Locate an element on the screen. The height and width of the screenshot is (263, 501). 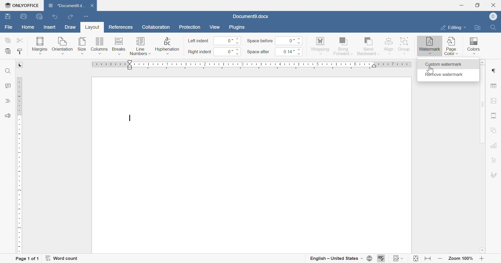
close is located at coordinates (95, 6).